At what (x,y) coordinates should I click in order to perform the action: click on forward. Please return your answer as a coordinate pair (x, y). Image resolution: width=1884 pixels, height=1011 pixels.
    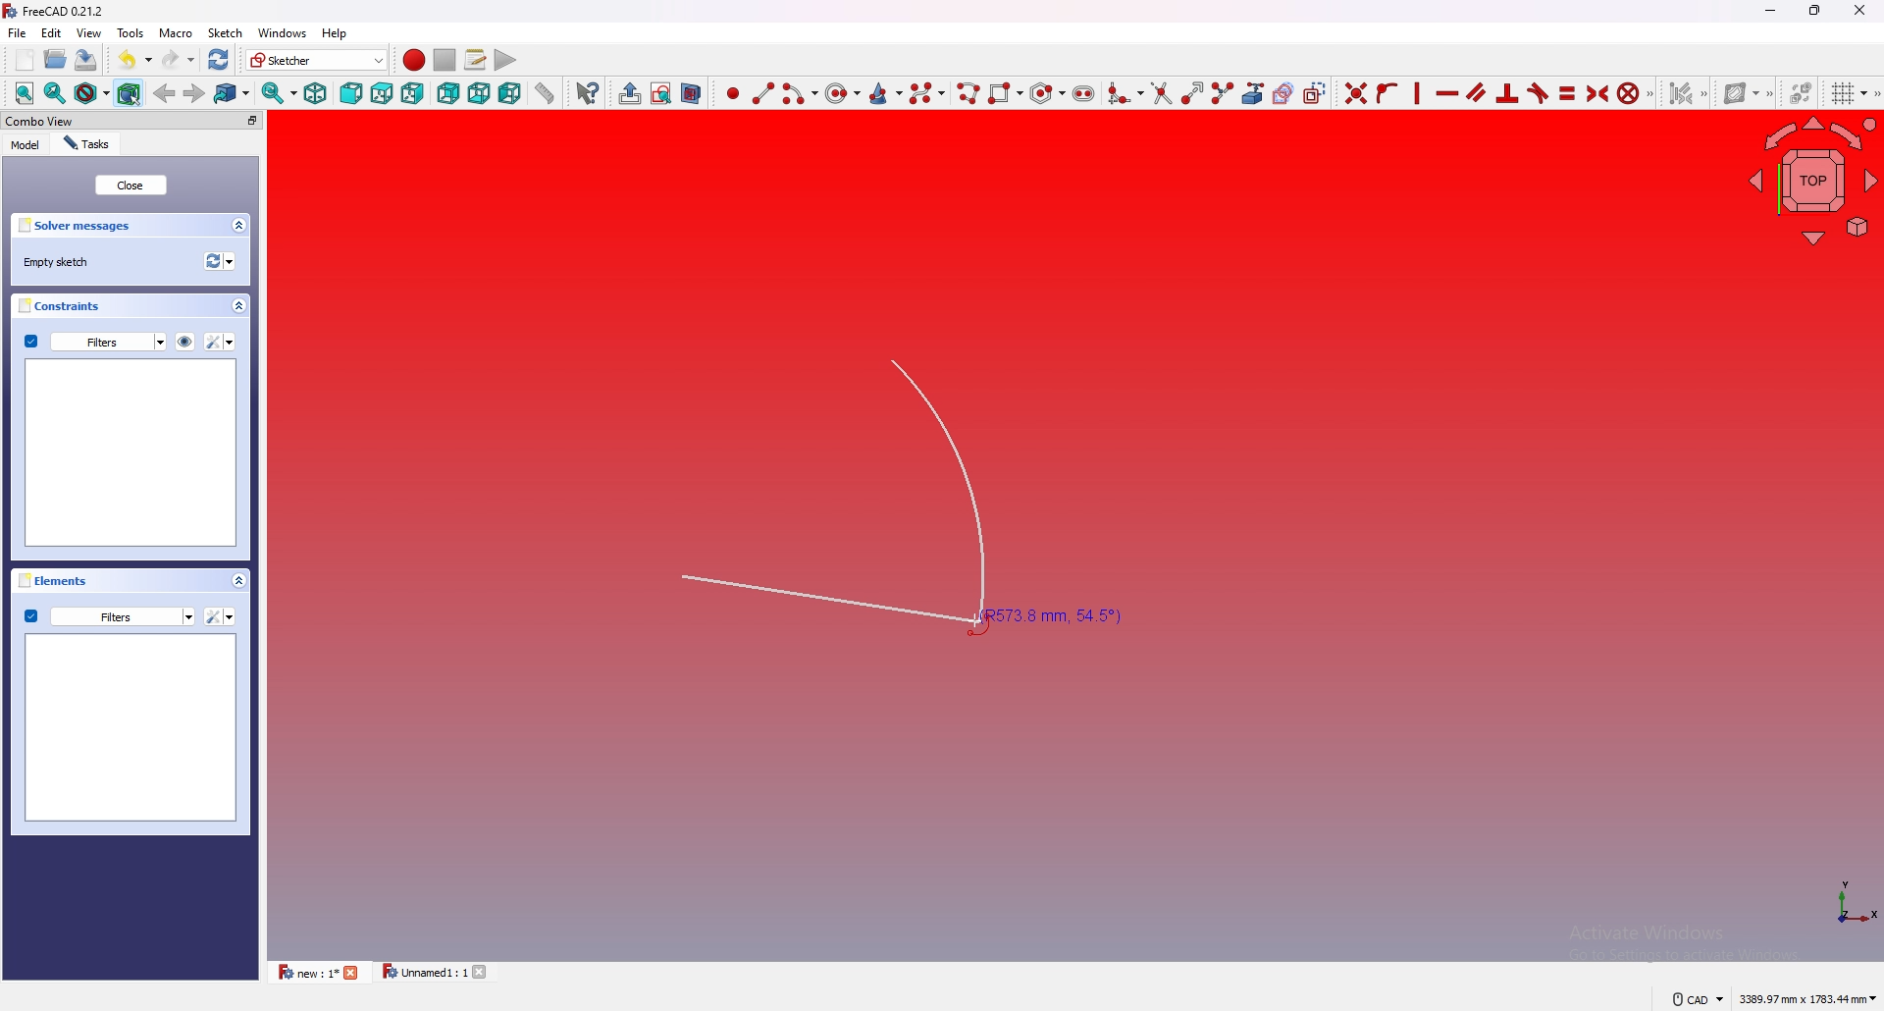
    Looking at the image, I should click on (195, 92).